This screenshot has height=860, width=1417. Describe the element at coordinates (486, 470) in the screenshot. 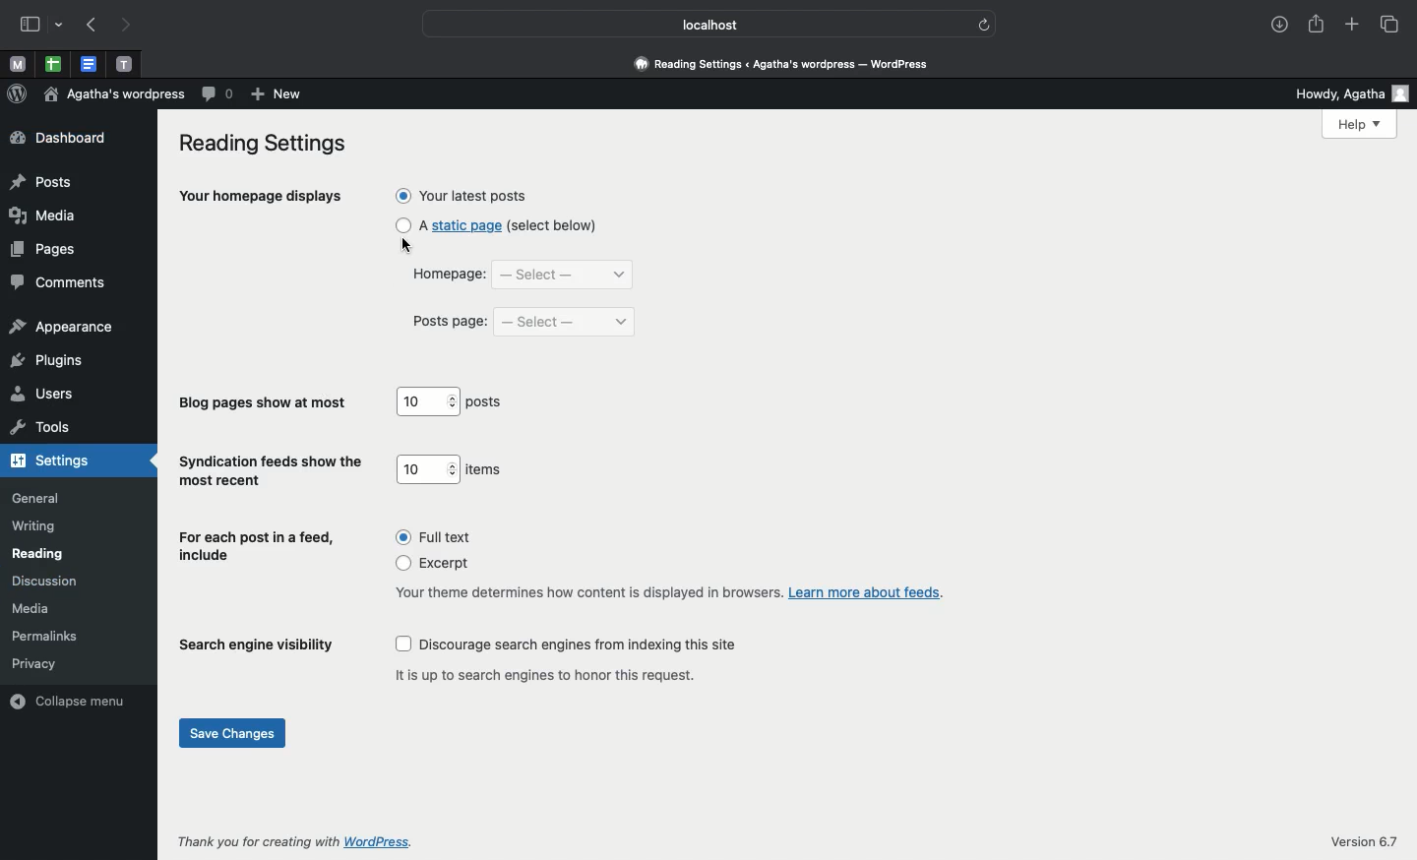

I see `Items` at that location.